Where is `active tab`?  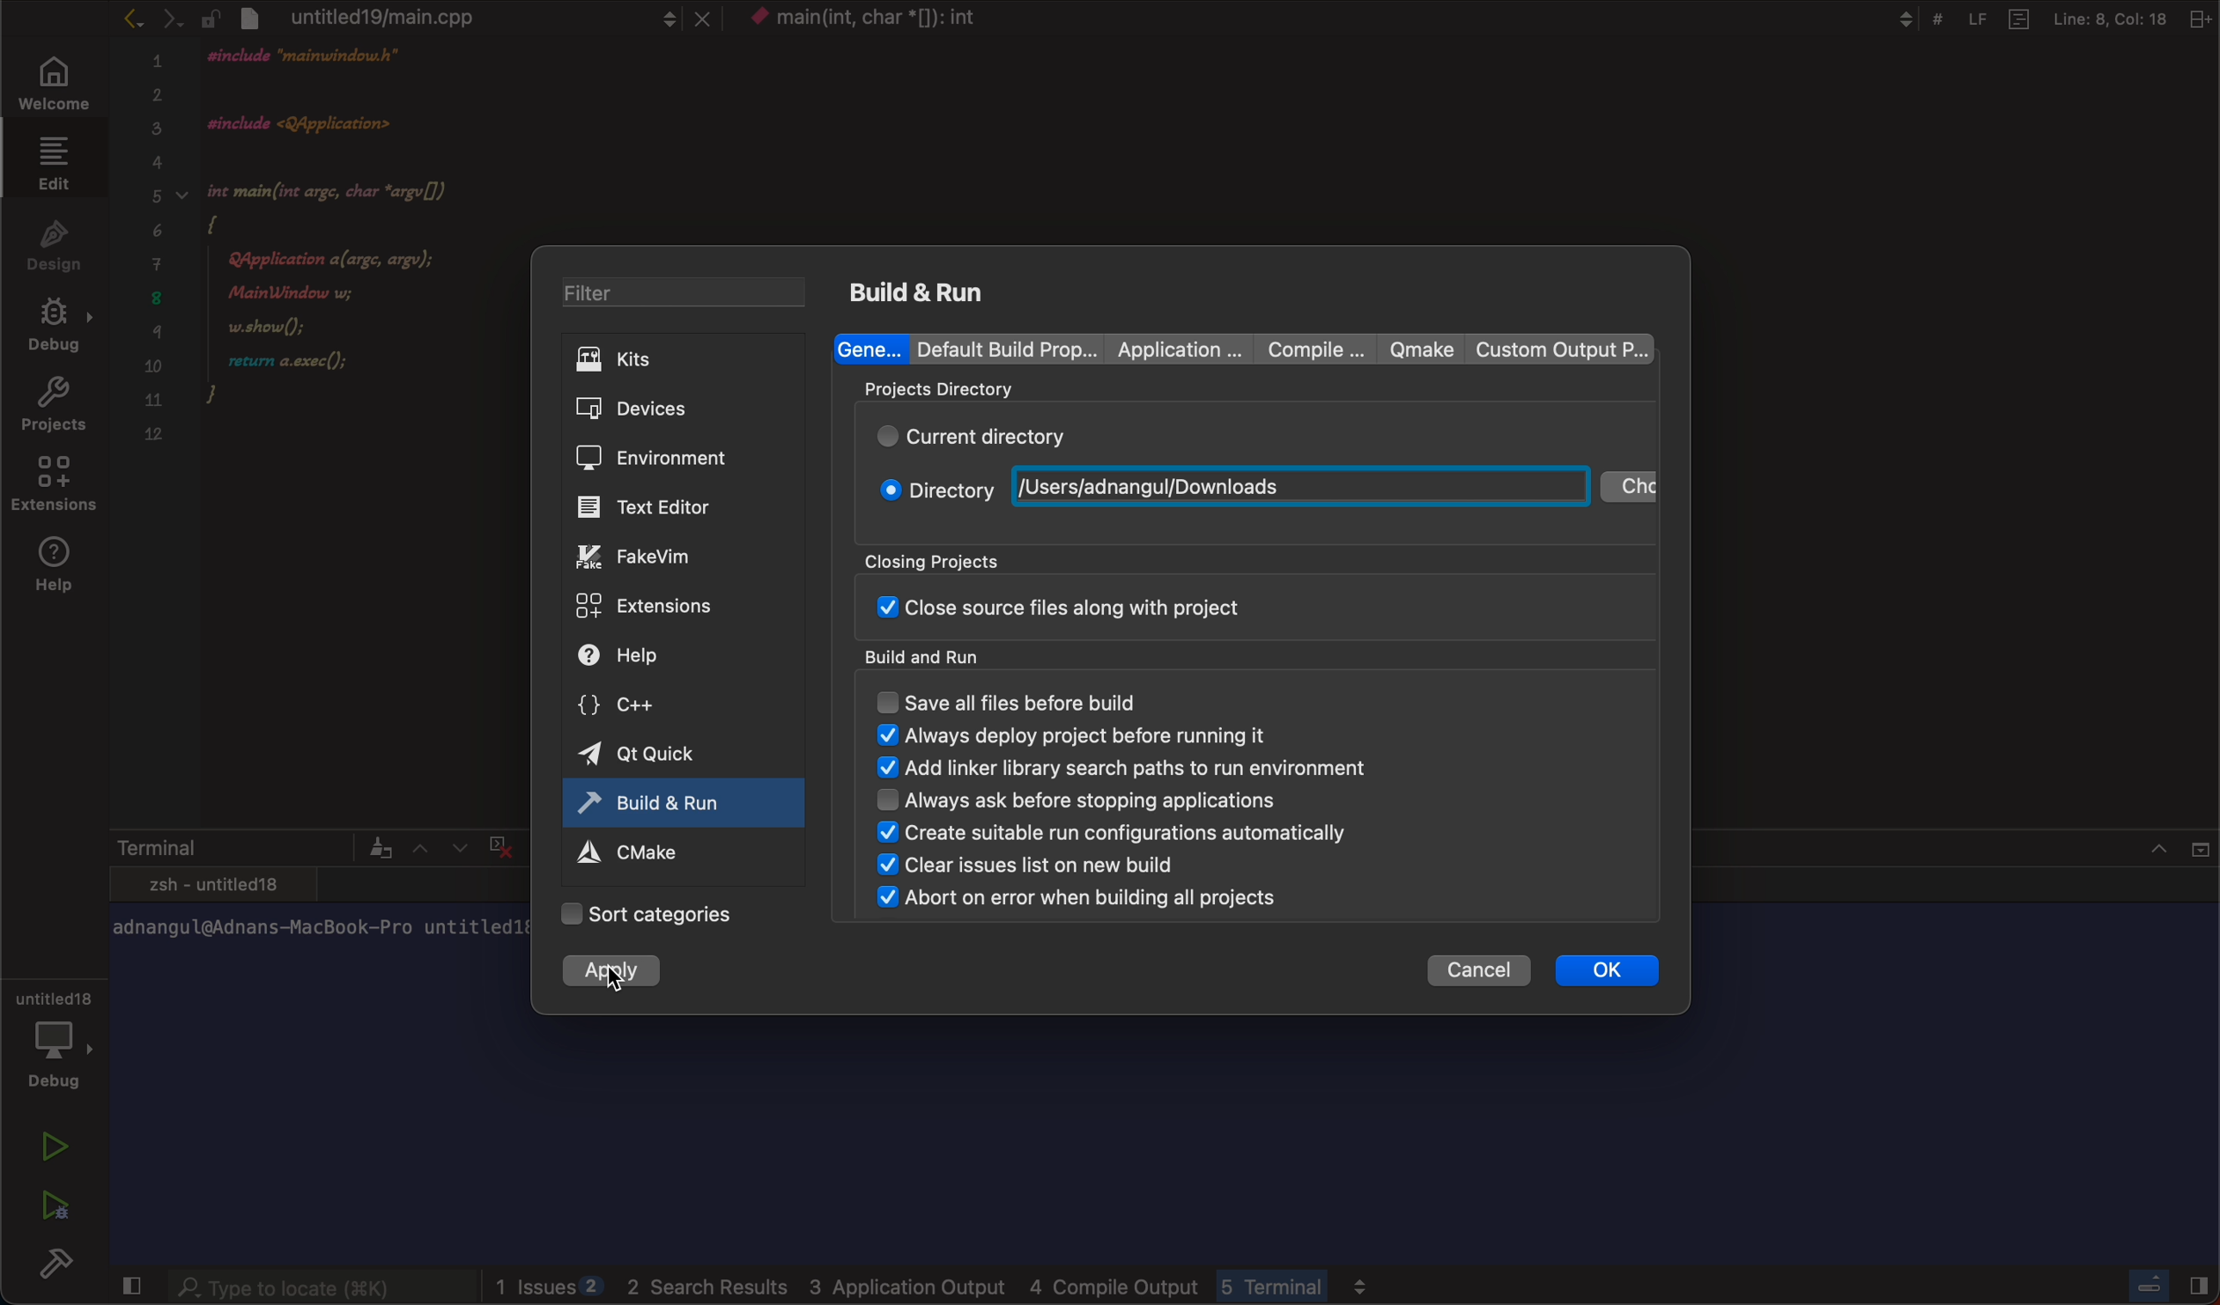
active tab is located at coordinates (692, 804).